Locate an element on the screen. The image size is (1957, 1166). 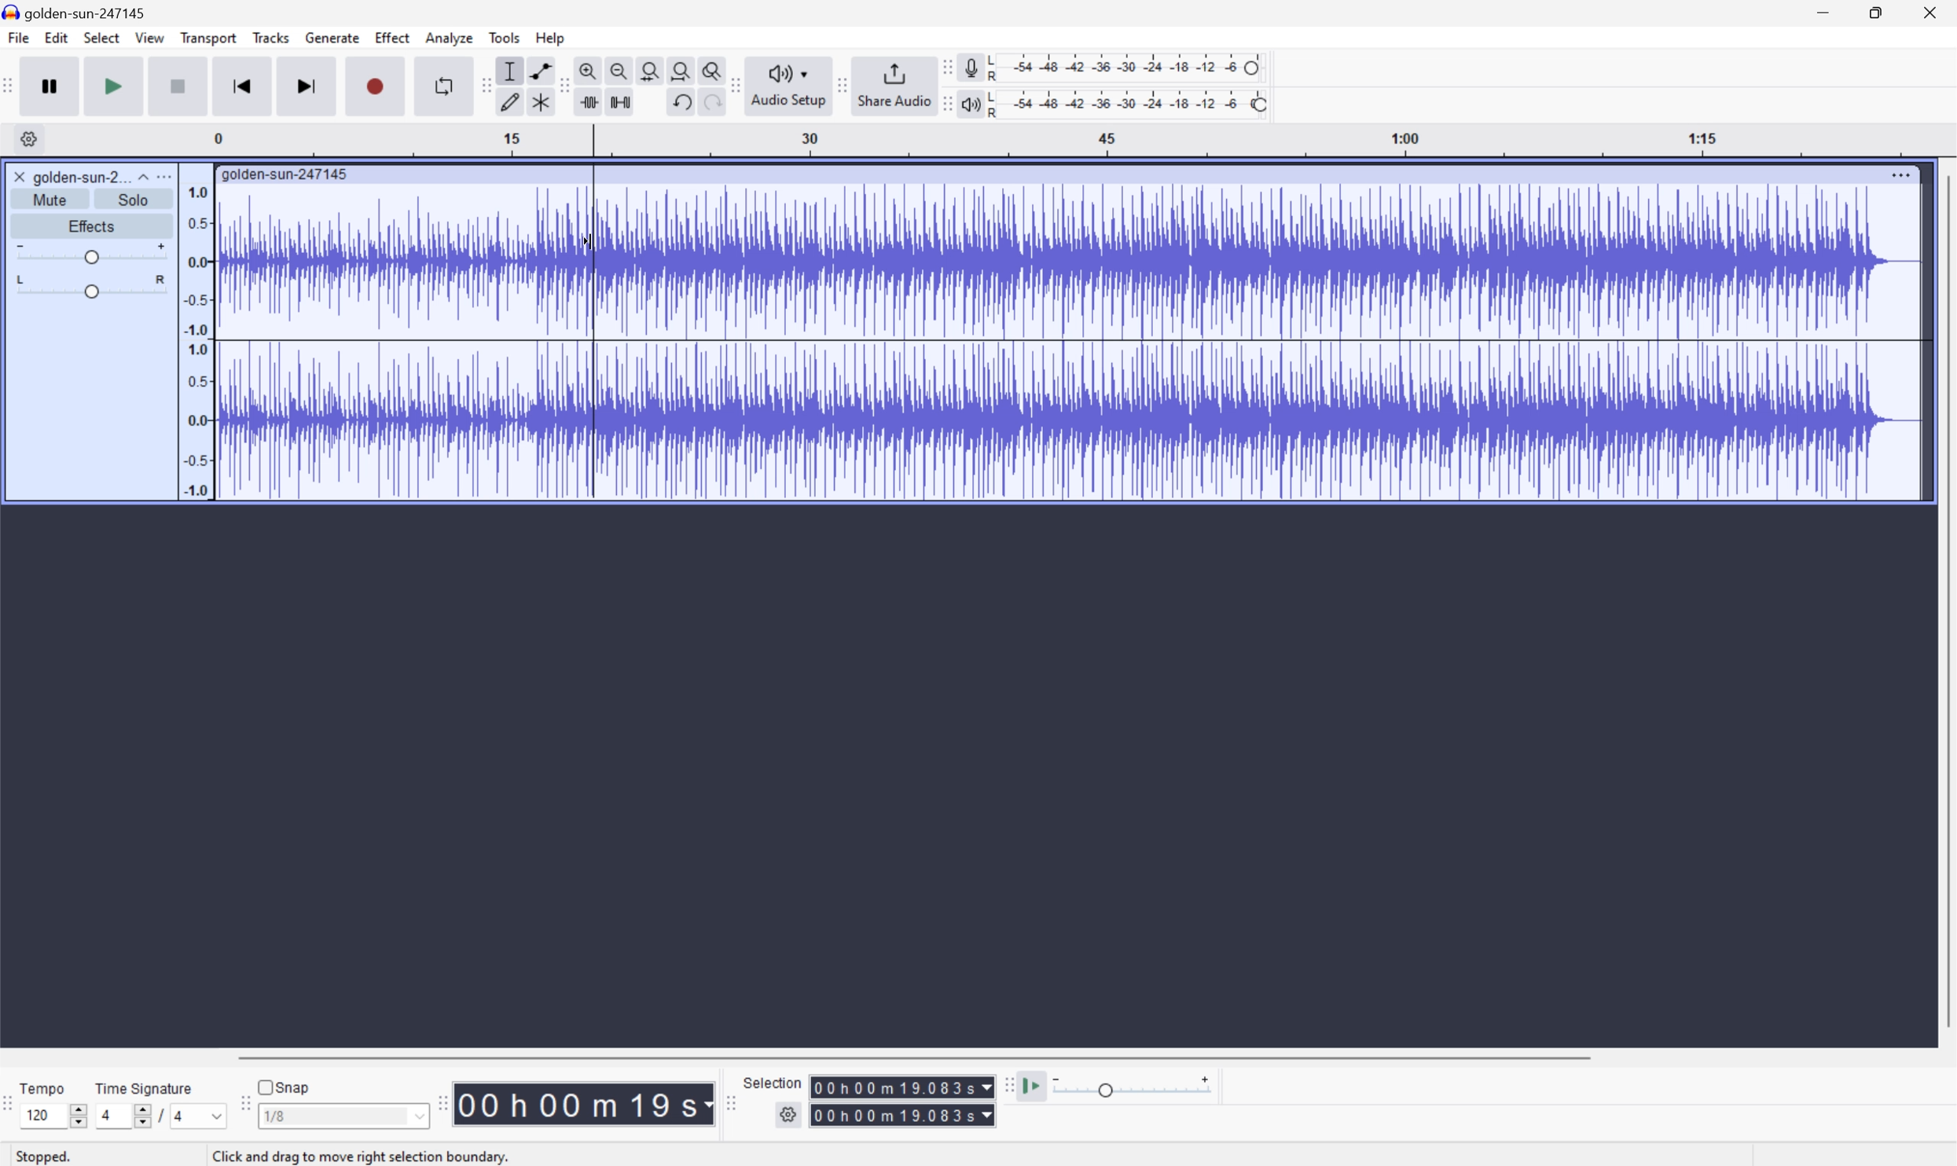
Tools is located at coordinates (505, 37).